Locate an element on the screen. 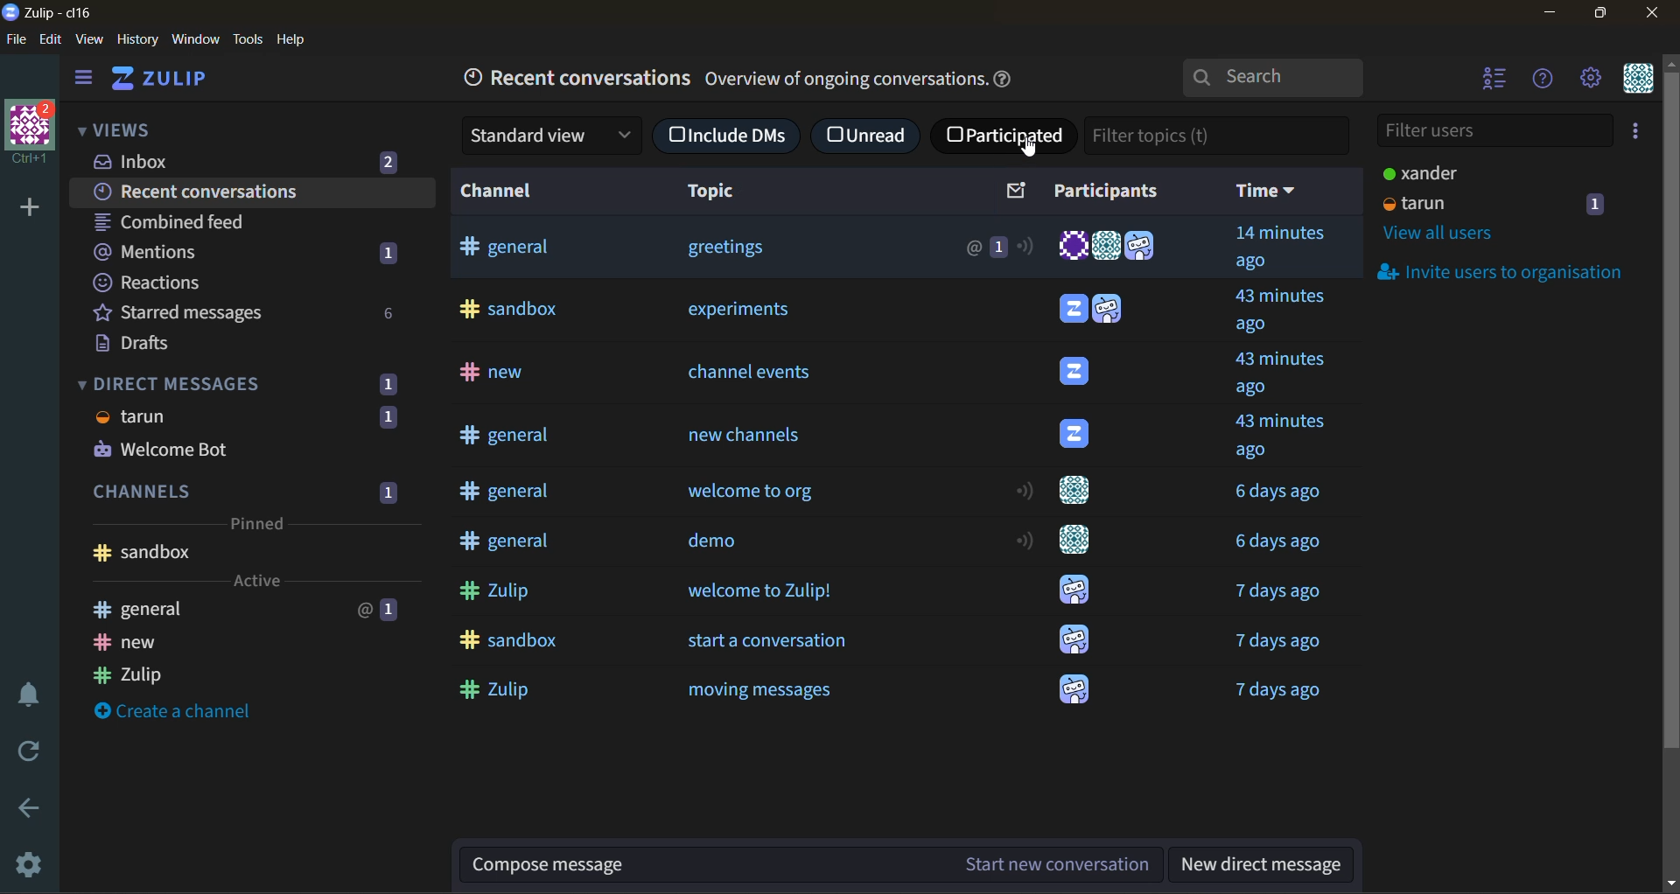 The image size is (1680, 894). users is located at coordinates (1109, 244).